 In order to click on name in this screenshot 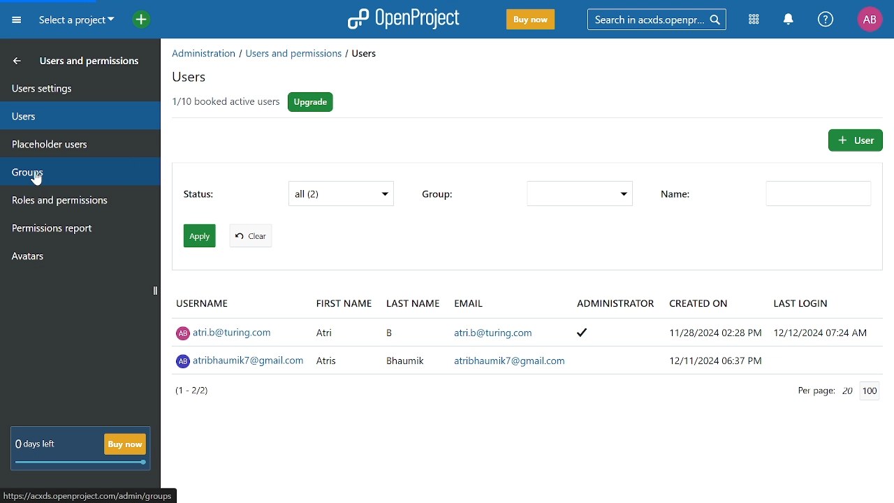, I will do `click(820, 194)`.